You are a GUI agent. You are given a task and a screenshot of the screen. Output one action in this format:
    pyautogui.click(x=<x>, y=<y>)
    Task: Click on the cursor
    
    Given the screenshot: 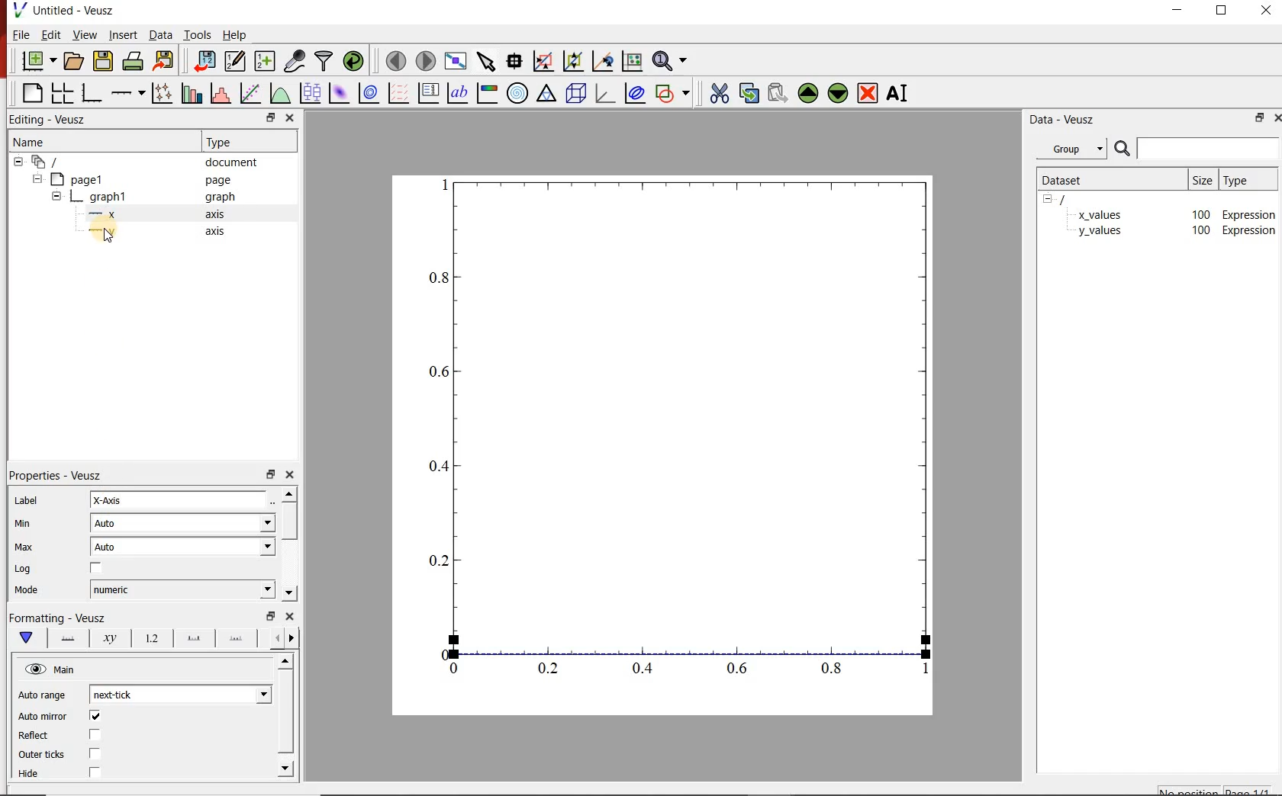 What is the action you would take?
    pyautogui.click(x=111, y=236)
    